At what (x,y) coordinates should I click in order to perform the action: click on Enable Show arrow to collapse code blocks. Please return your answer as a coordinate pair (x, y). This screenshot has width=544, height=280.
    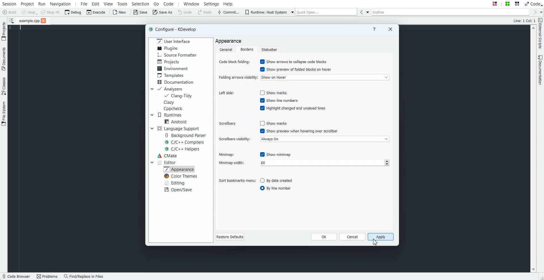
    Looking at the image, I should click on (295, 61).